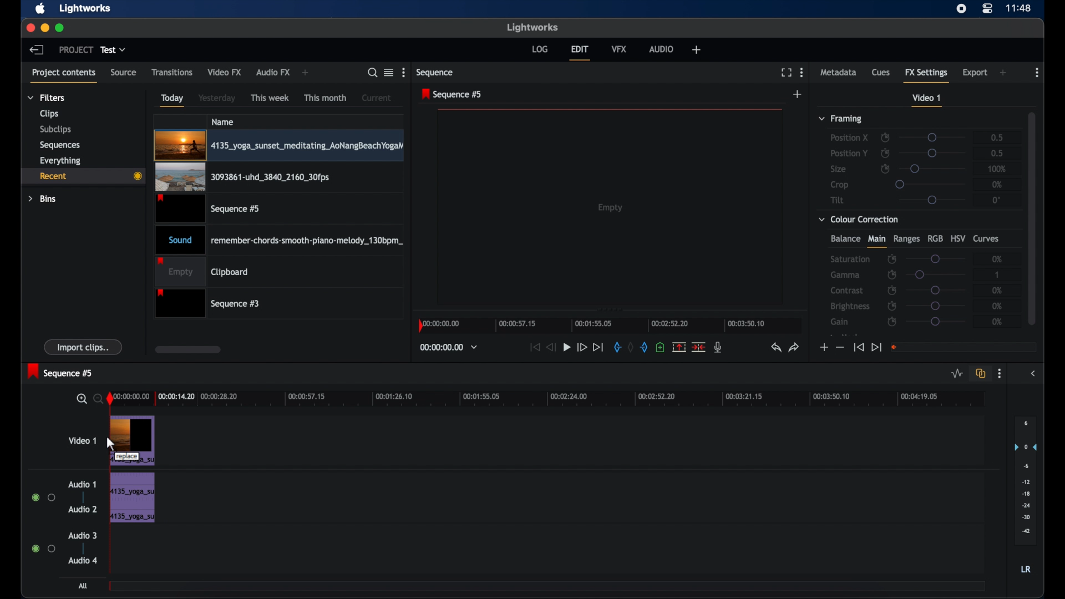 This screenshot has width=1065, height=599. I want to click on cues, so click(881, 73).